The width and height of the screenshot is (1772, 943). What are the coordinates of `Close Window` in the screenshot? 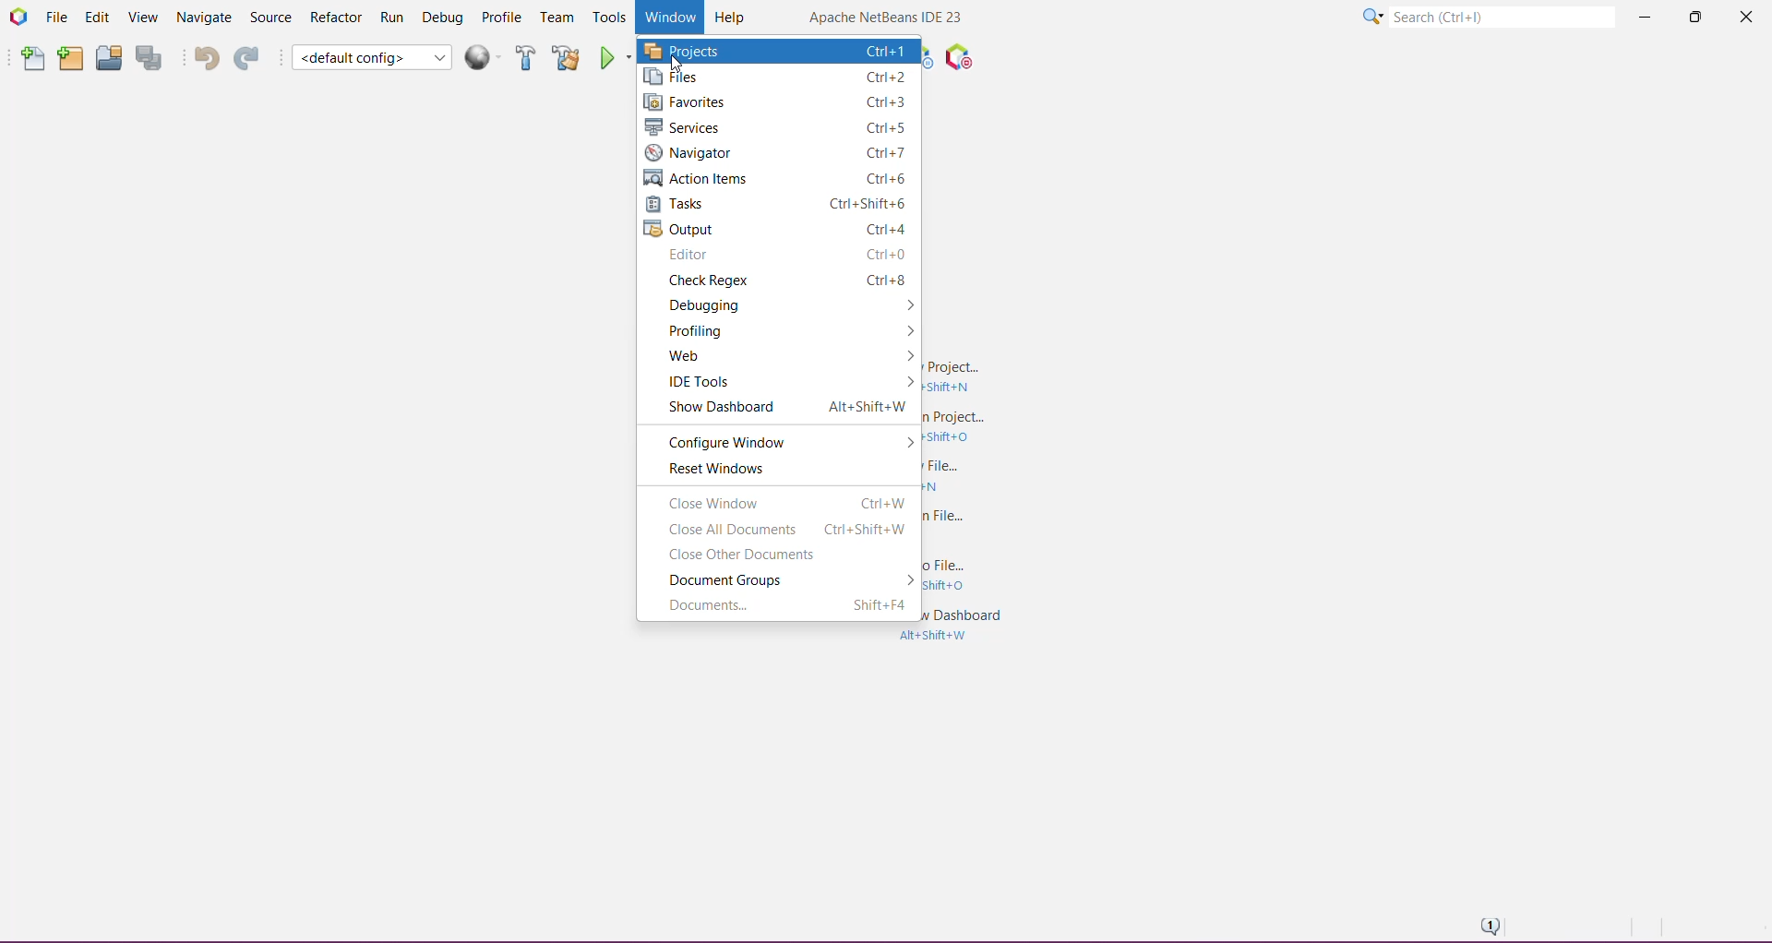 It's located at (784, 504).